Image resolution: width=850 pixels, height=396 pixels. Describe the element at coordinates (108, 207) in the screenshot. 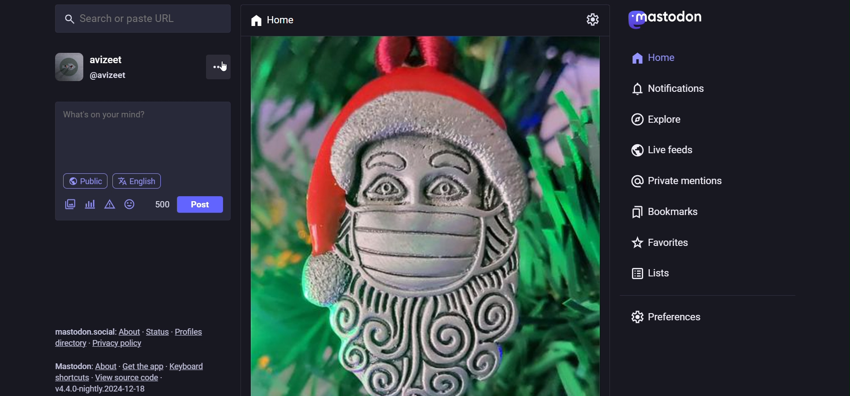

I see `content warning` at that location.